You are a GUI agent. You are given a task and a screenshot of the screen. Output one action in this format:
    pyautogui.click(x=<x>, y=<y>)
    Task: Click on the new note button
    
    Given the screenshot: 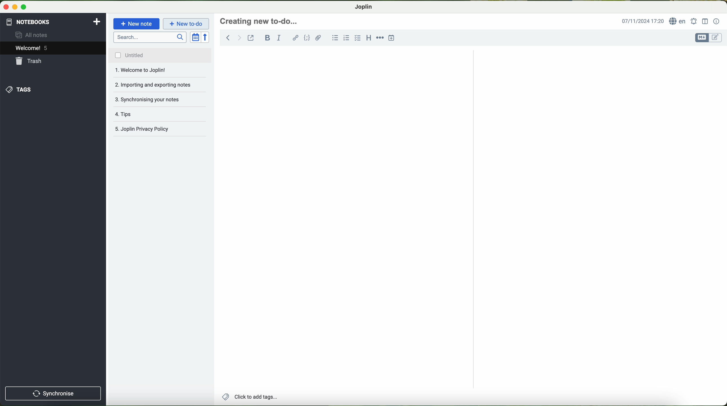 What is the action you would take?
    pyautogui.click(x=137, y=24)
    